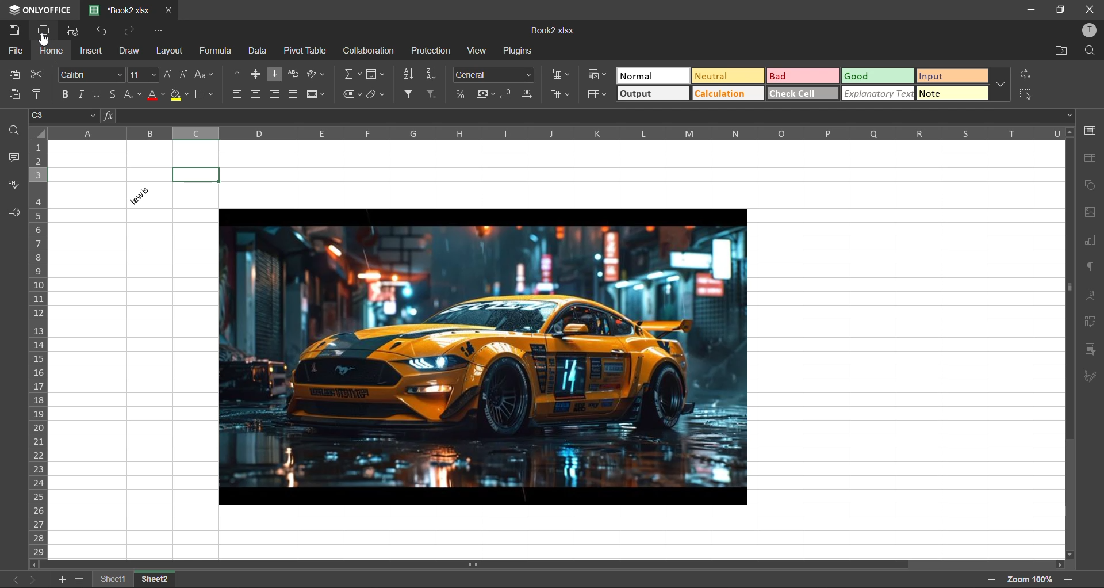 The height and width of the screenshot is (588, 1104). Describe the element at coordinates (45, 43) in the screenshot. I see `cursor` at that location.